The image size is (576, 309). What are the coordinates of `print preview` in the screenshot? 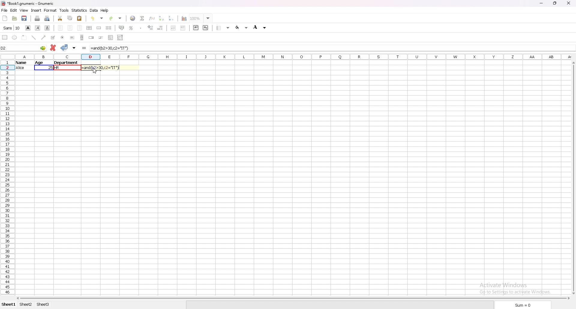 It's located at (48, 18).